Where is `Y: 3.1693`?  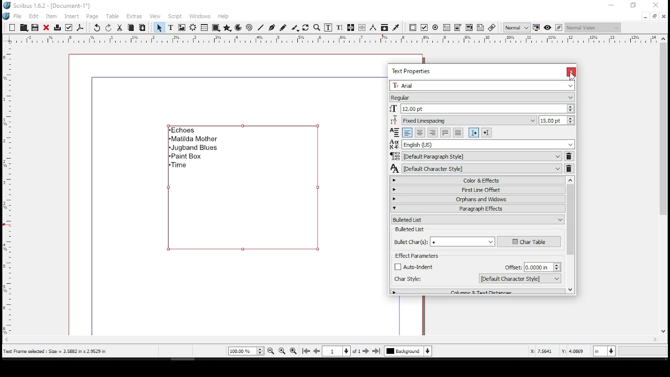
Y: 3.1693 is located at coordinates (573, 351).